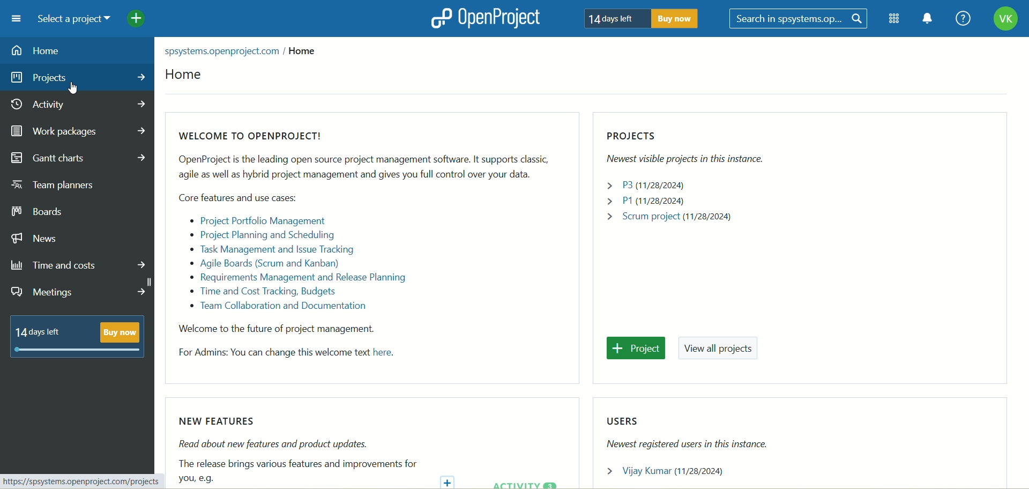  I want to click on NEW FEATURES, so click(218, 420).